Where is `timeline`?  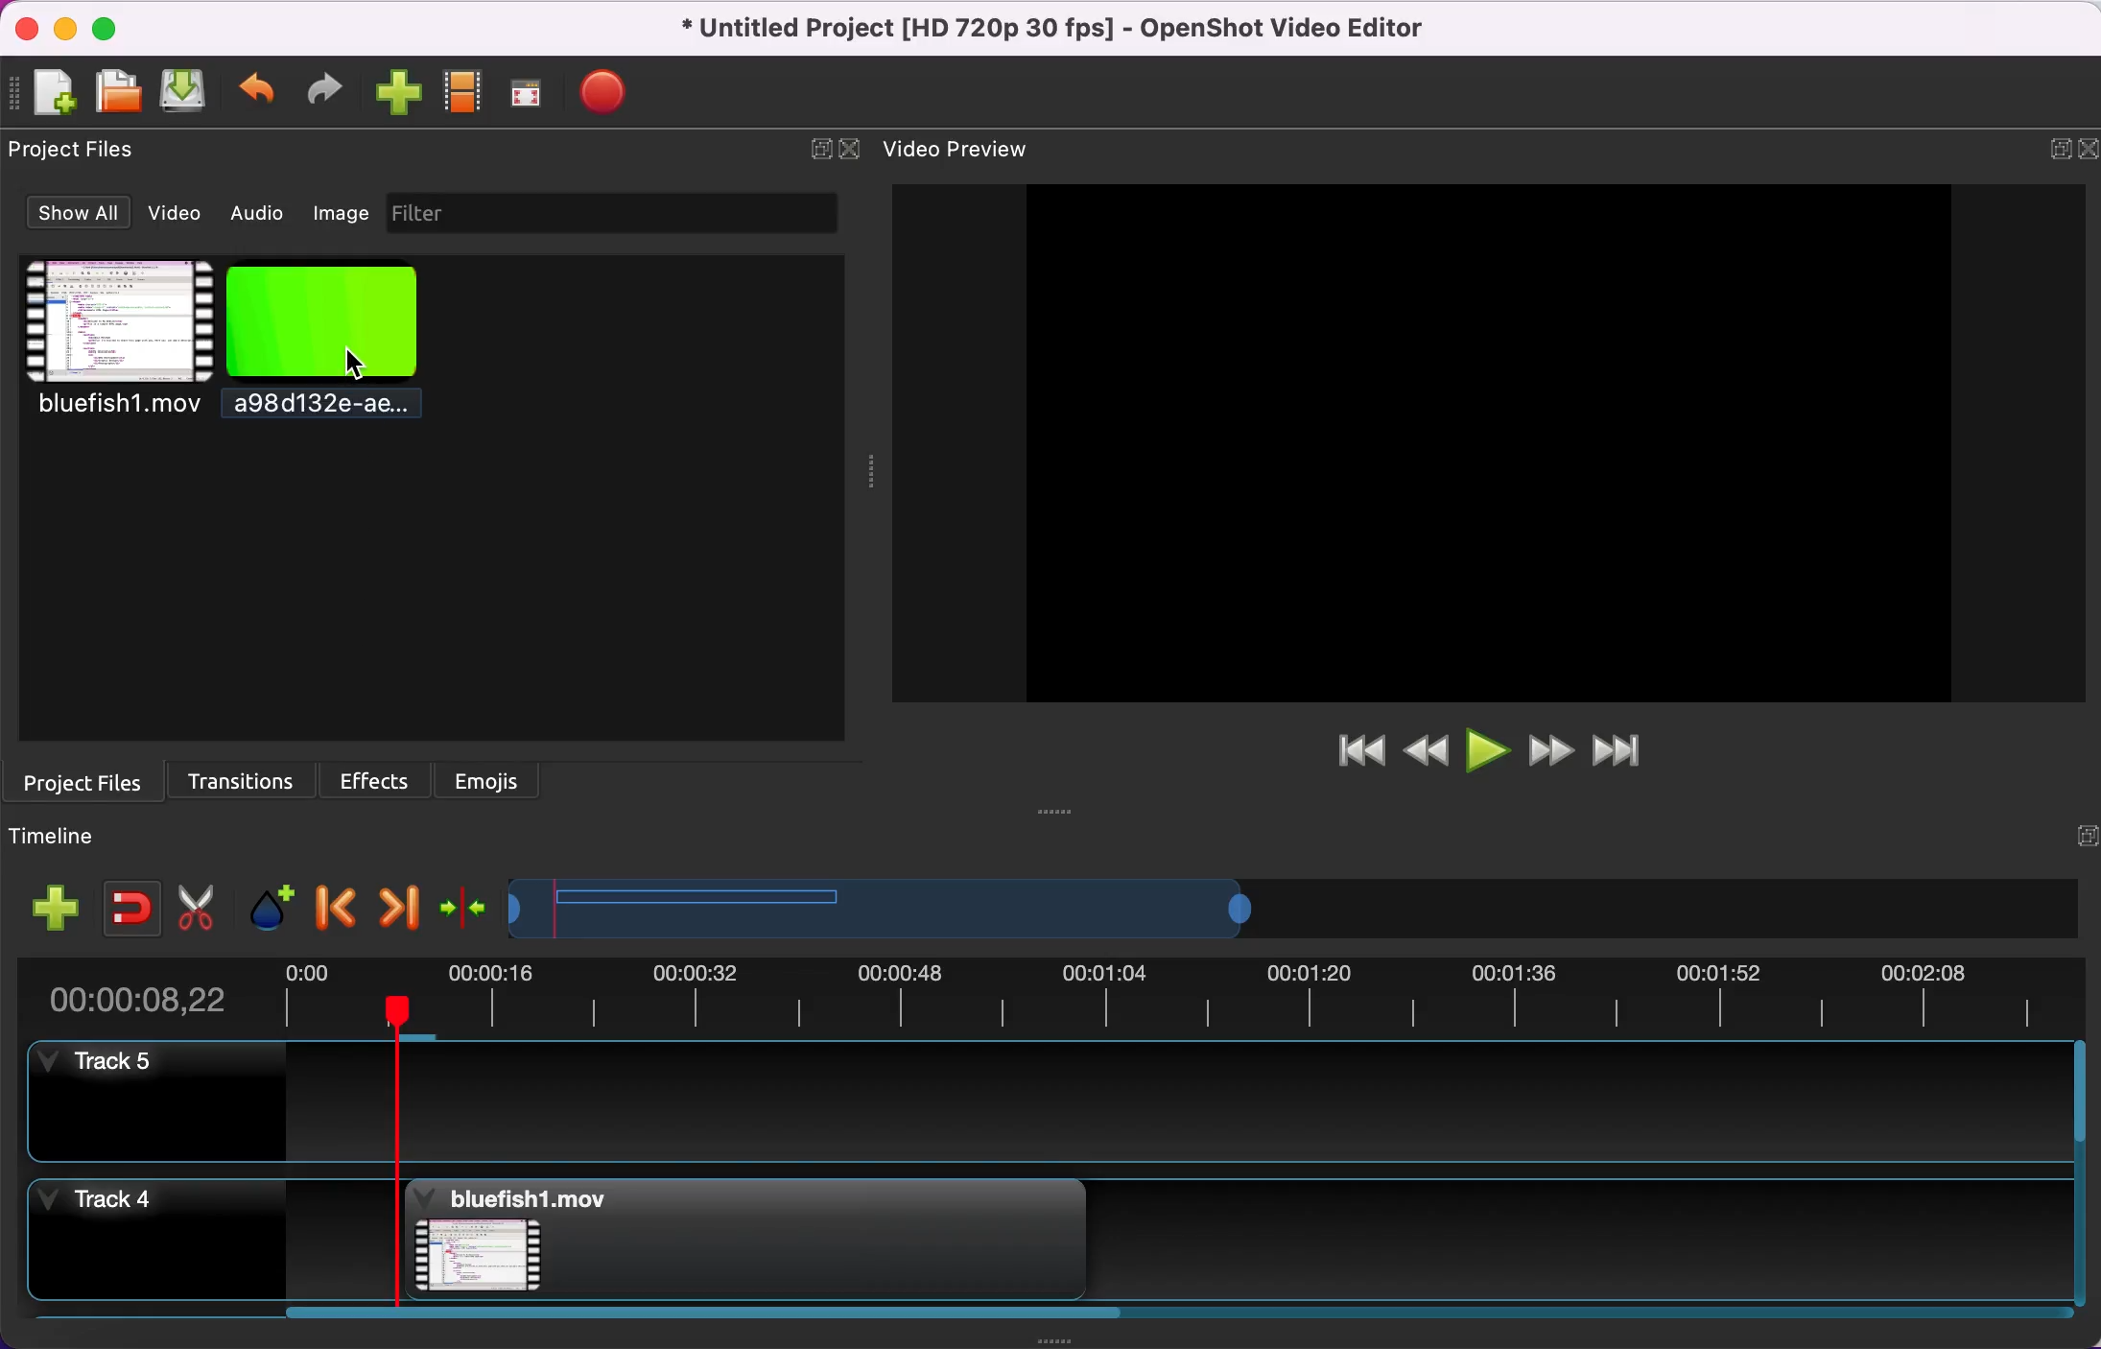
timeline is located at coordinates (1104, 907).